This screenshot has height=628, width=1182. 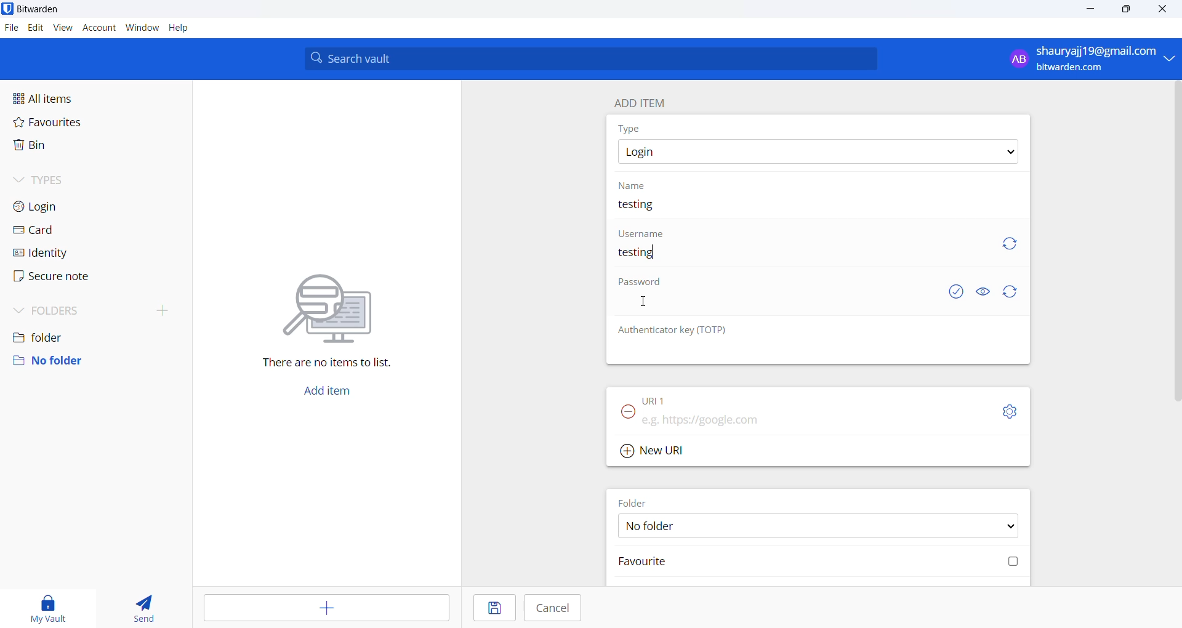 I want to click on my vault, so click(x=49, y=605).